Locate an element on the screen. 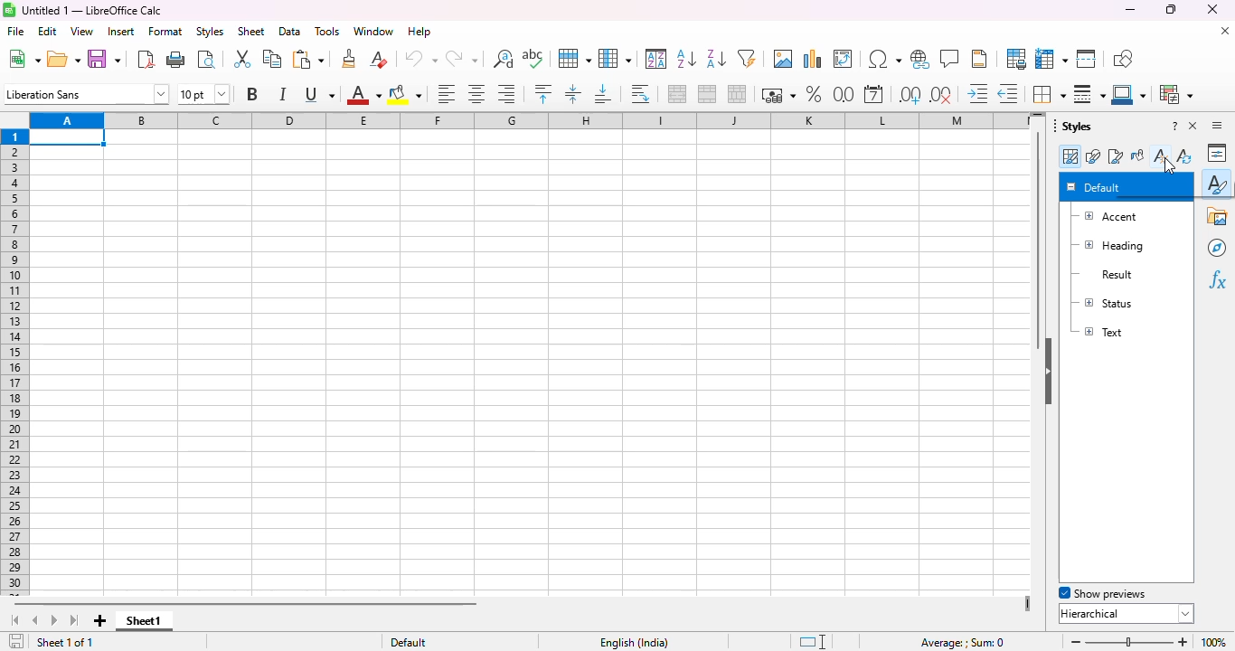 The height and width of the screenshot is (651, 1235). insert comment is located at coordinates (950, 58).